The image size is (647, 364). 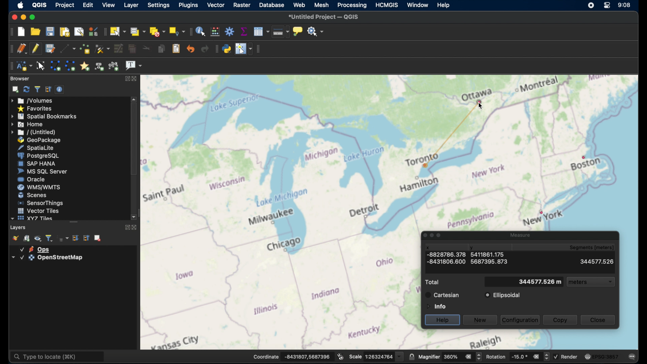 I want to click on close, so click(x=136, y=78).